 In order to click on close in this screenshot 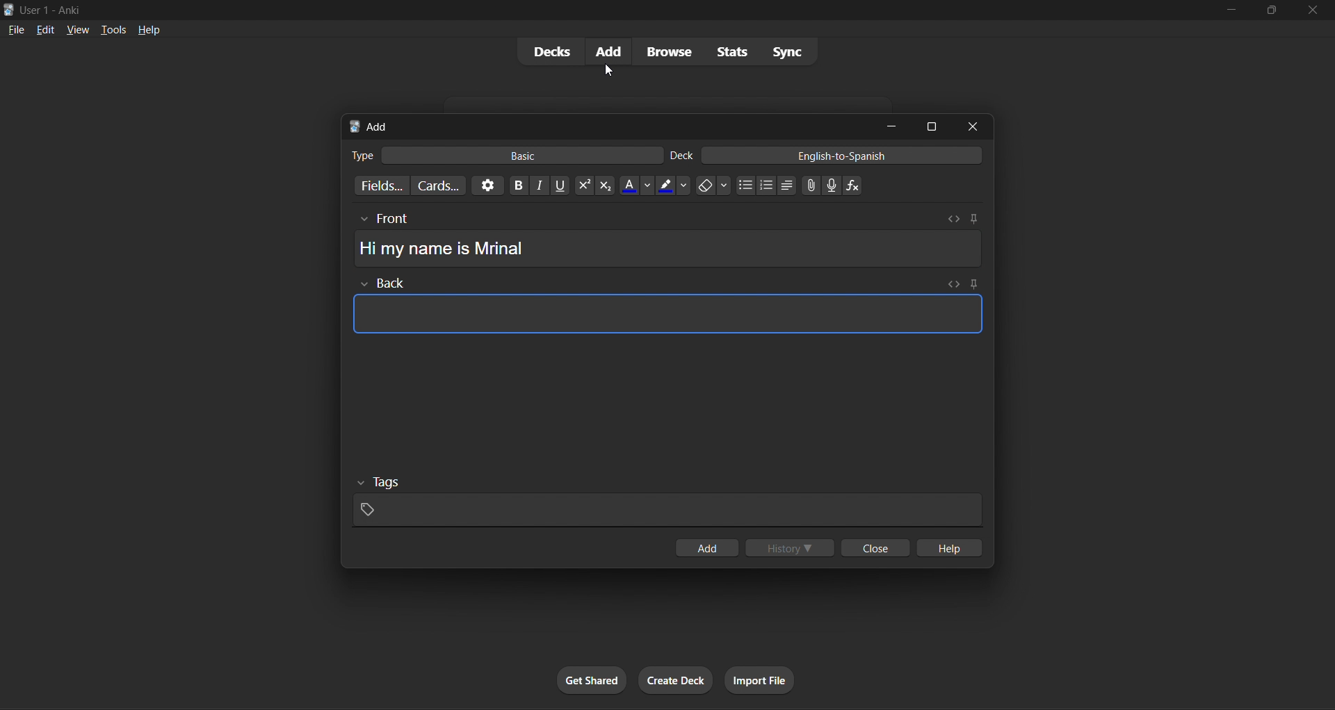, I will do `click(873, 550)`.